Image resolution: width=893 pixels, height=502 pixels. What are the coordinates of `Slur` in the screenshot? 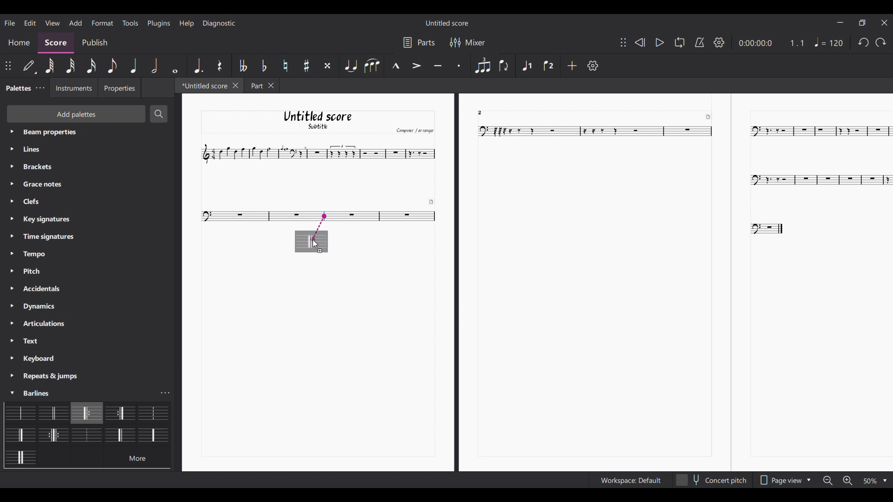 It's located at (372, 65).